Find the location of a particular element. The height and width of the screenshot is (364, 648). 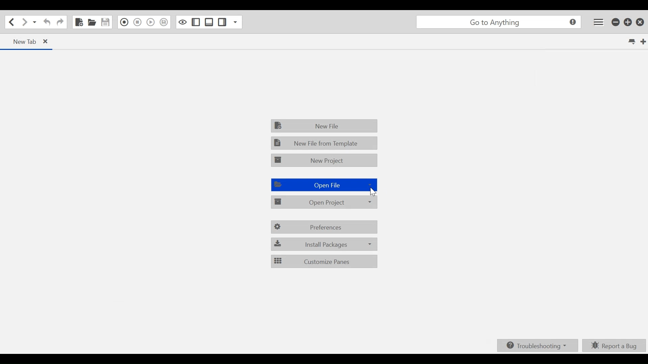

New Project is located at coordinates (325, 160).